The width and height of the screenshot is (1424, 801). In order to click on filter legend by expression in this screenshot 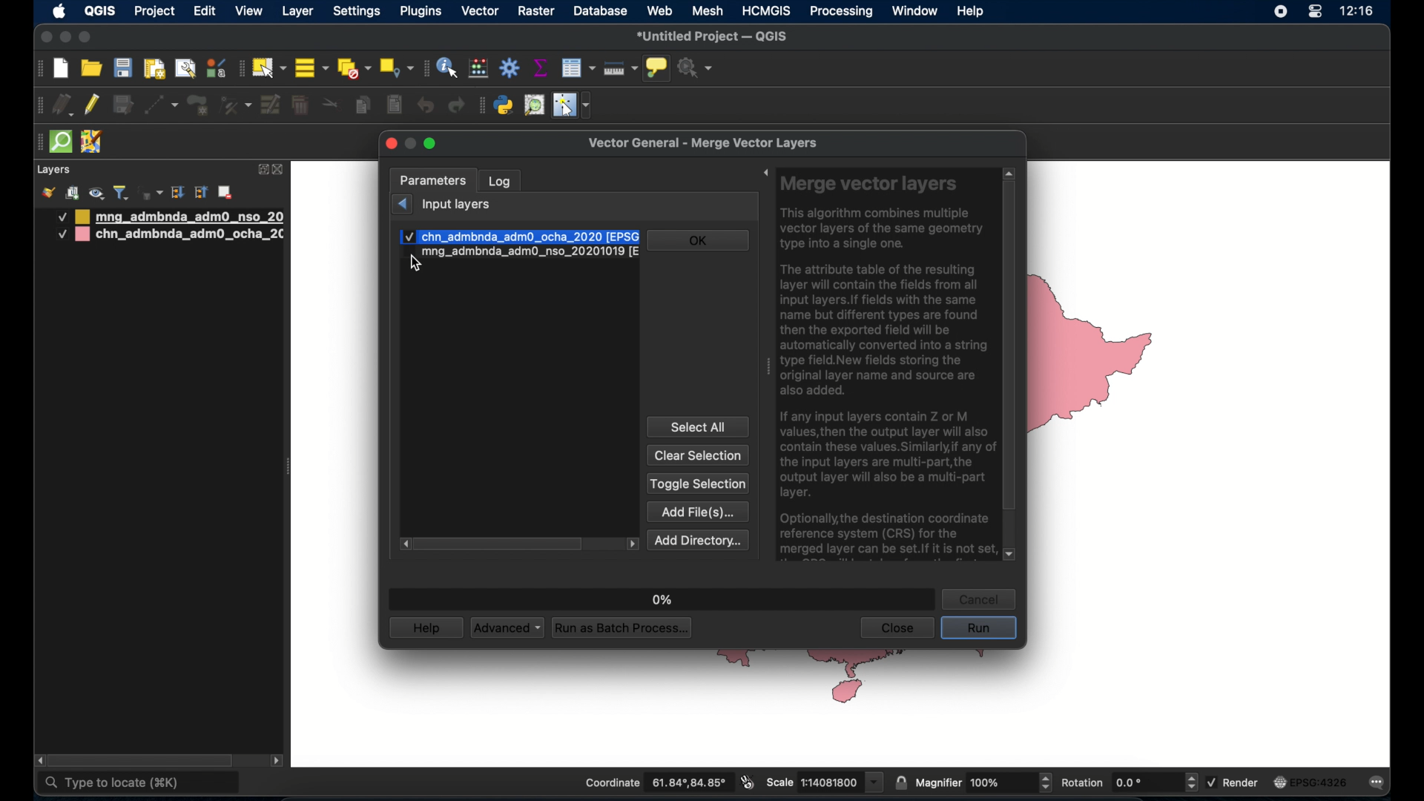, I will do `click(149, 191)`.